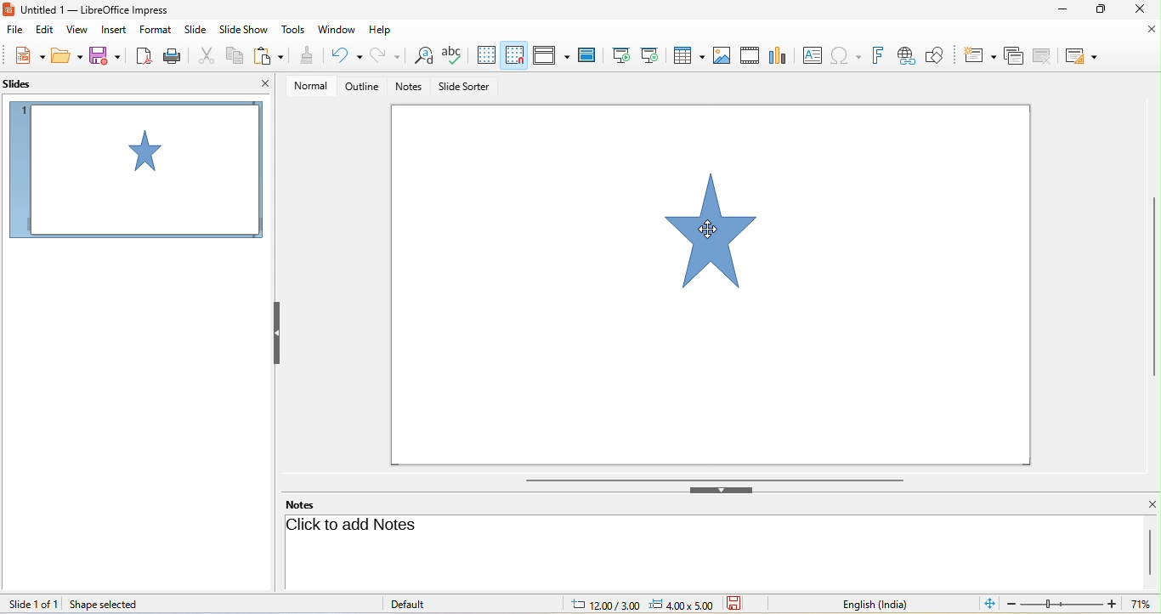 The image size is (1161, 614). Describe the element at coordinates (604, 605) in the screenshot. I see `cursor location: 12.00/3.00` at that location.